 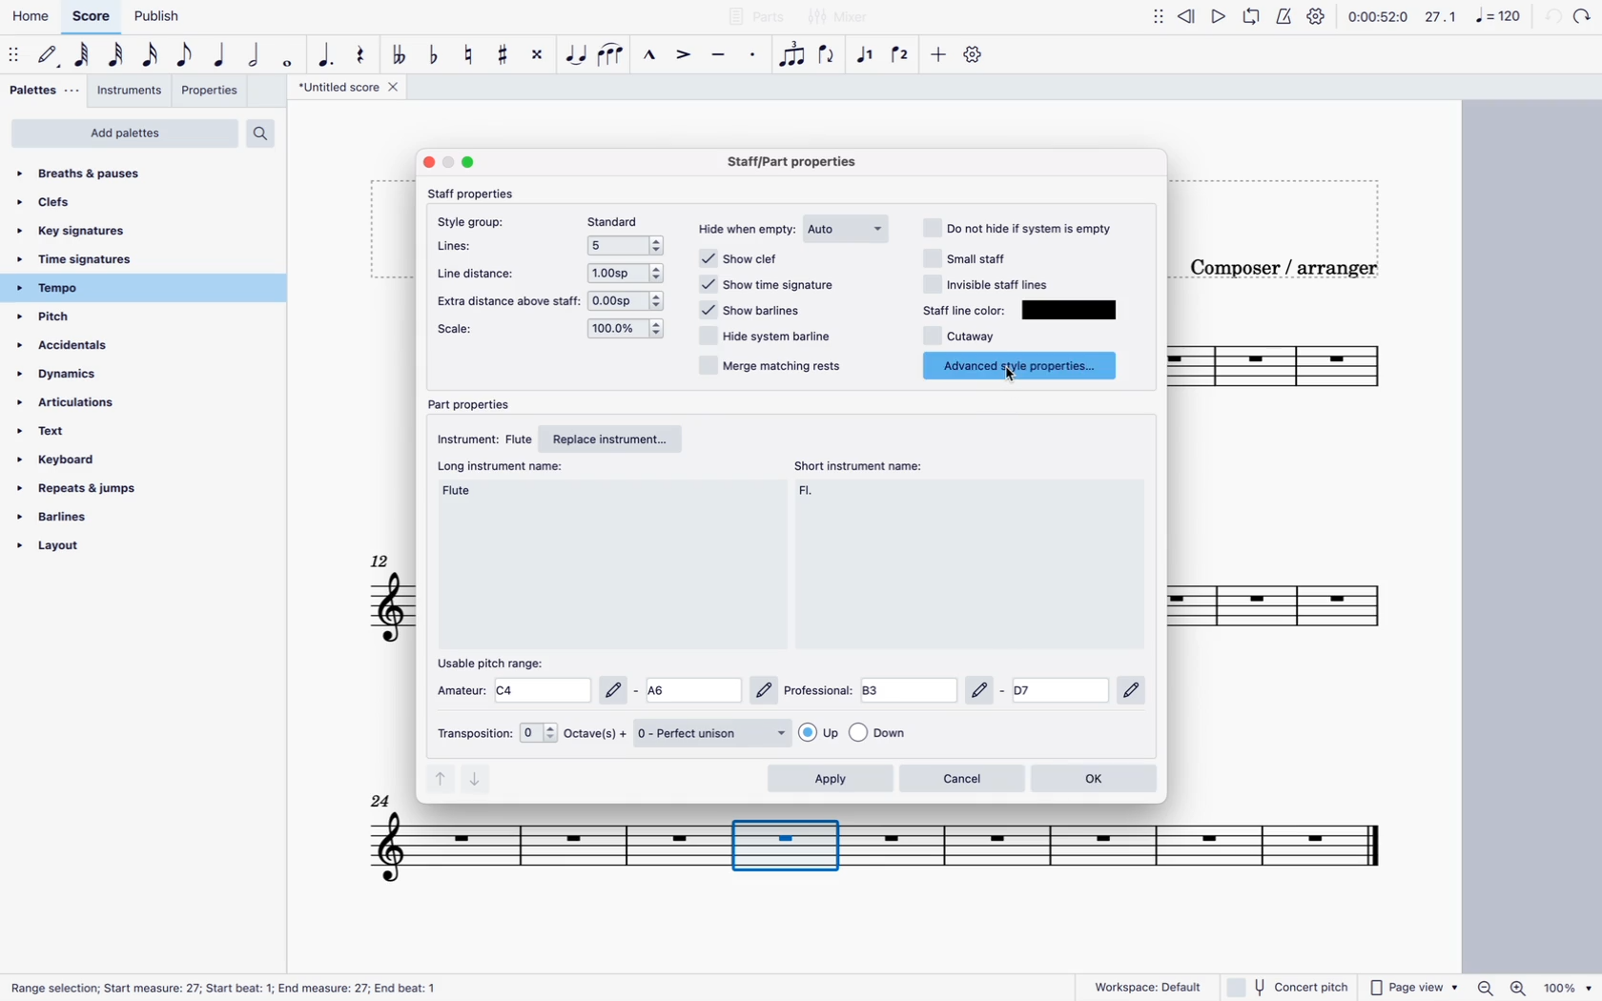 I want to click on add palettes, so click(x=126, y=134).